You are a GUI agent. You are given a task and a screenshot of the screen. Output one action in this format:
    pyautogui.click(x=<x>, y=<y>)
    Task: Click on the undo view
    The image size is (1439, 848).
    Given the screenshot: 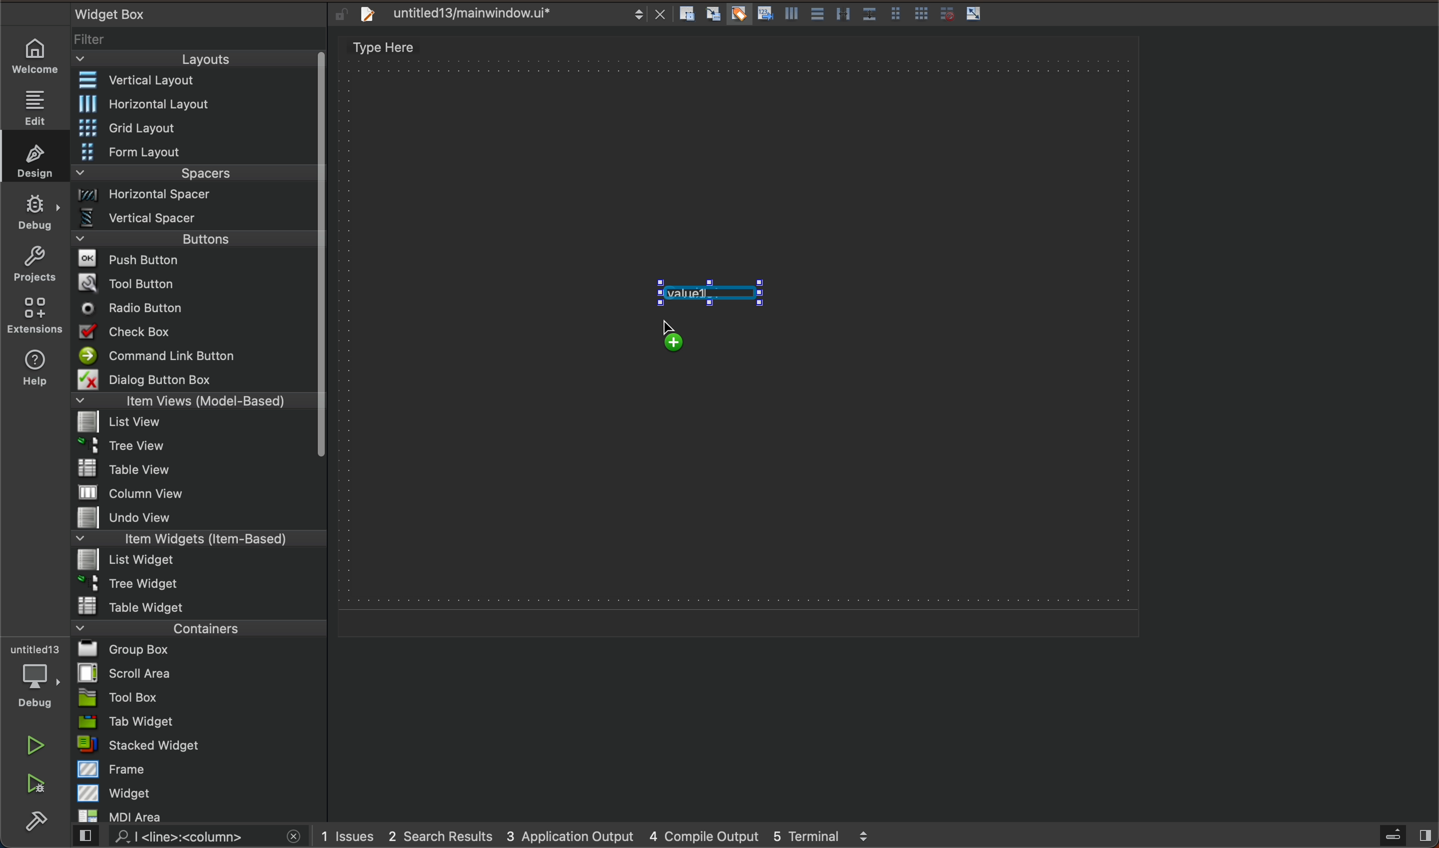 What is the action you would take?
    pyautogui.click(x=199, y=517)
    